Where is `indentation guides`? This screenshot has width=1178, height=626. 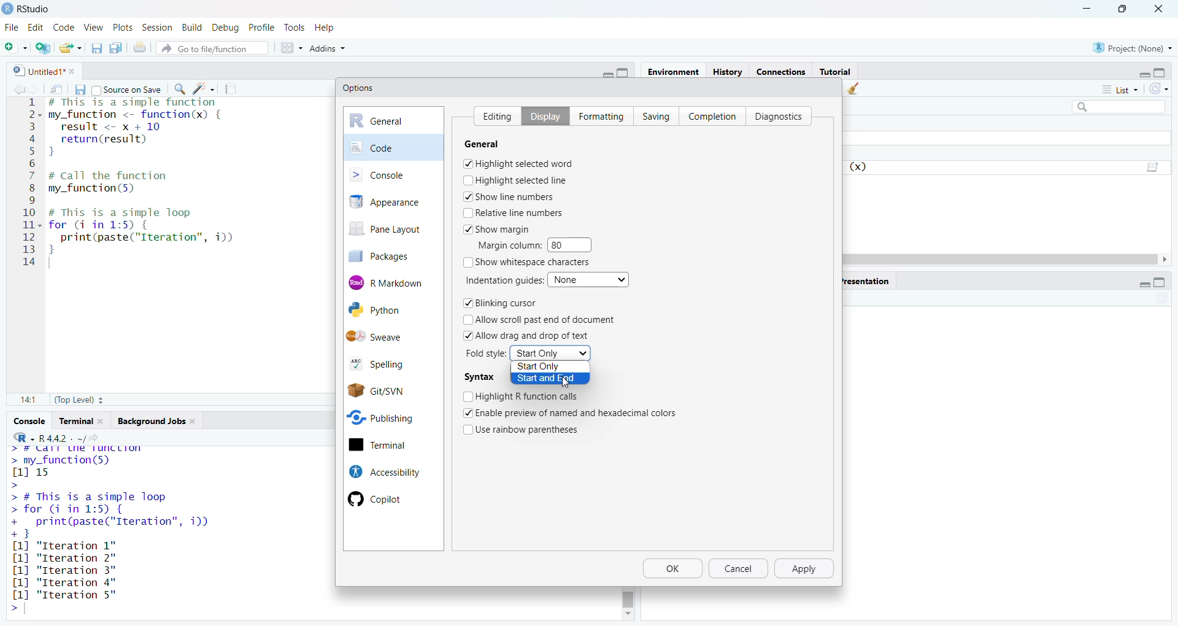
indentation guides is located at coordinates (502, 280).